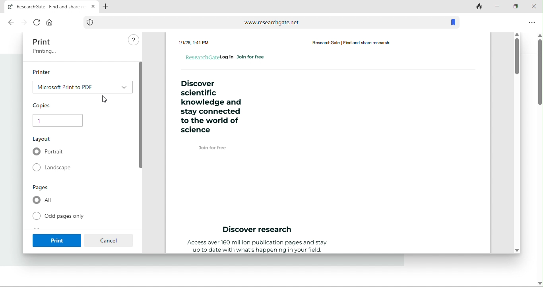  What do you see at coordinates (50, 6) in the screenshot?
I see `Current page` at bounding box center [50, 6].